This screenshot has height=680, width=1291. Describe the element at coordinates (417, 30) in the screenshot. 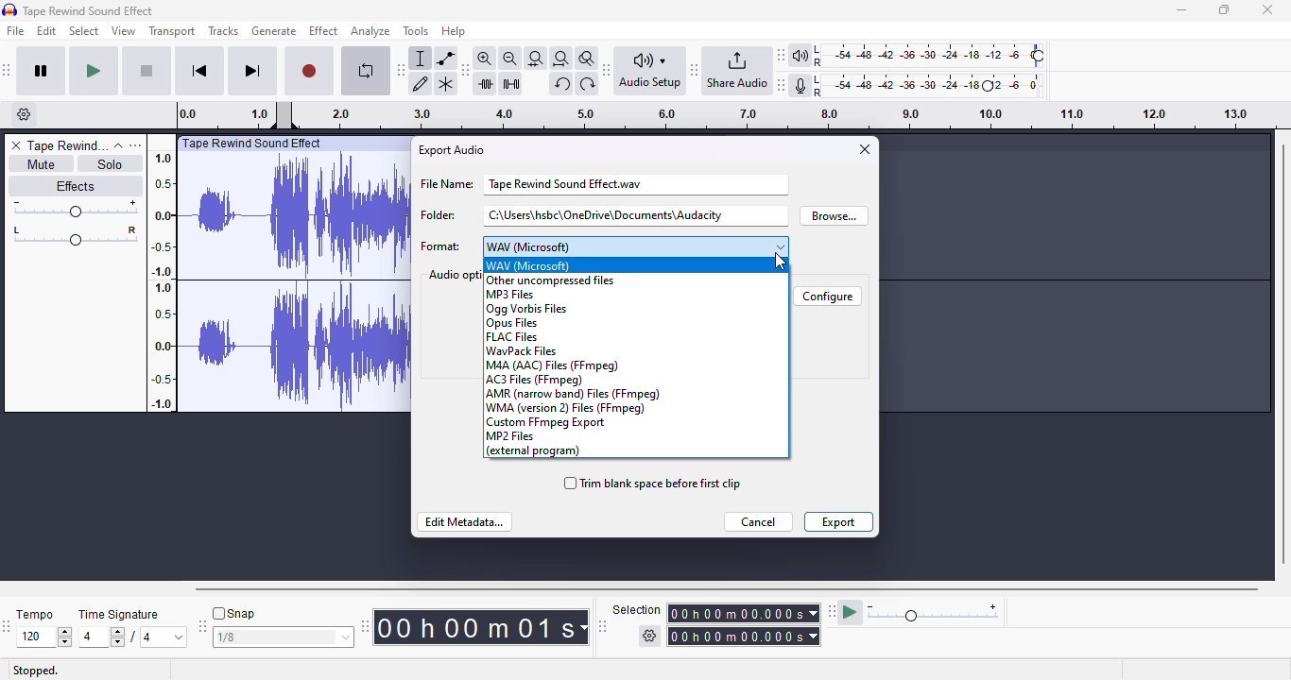

I see `tools` at that location.